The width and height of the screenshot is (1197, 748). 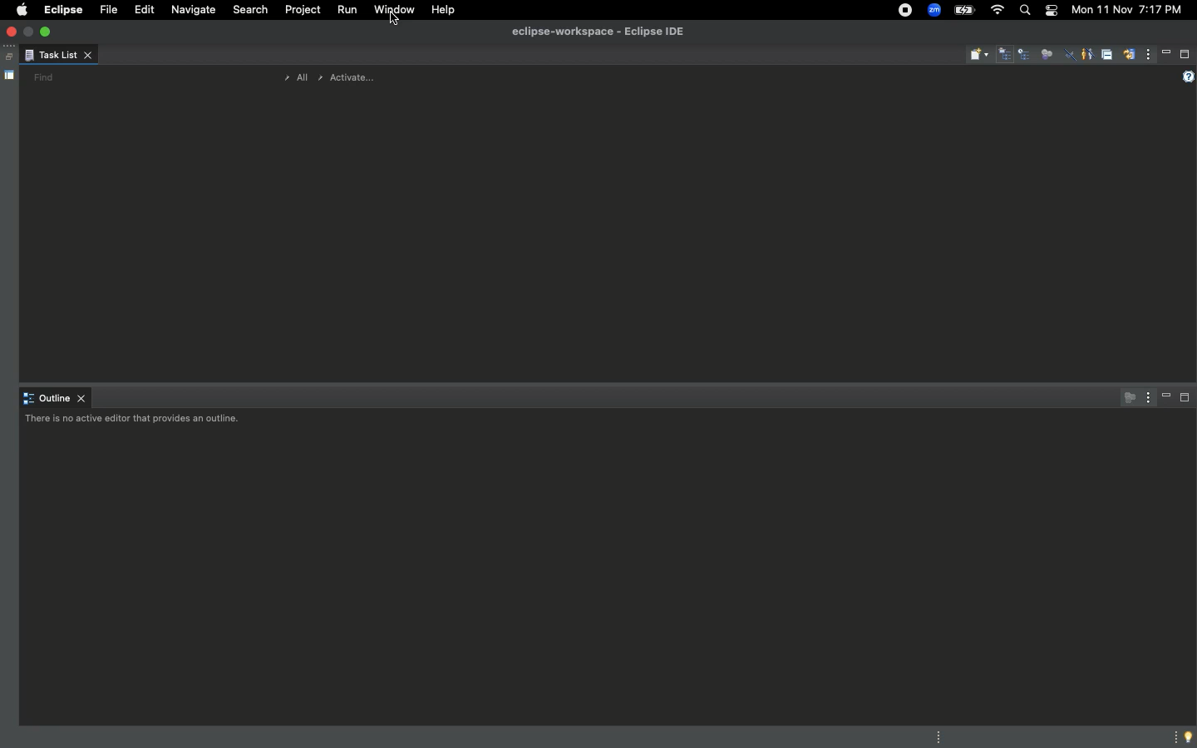 I want to click on maximize, so click(x=47, y=31).